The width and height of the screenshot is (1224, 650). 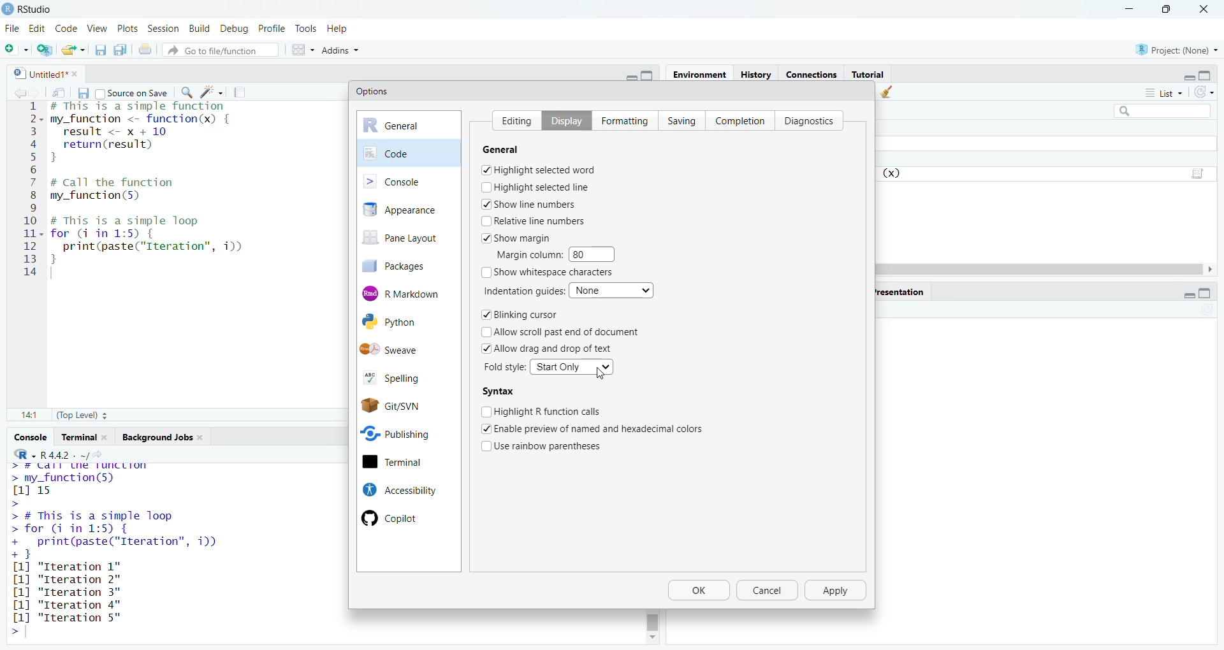 What do you see at coordinates (45, 48) in the screenshot?
I see `create a project` at bounding box center [45, 48].